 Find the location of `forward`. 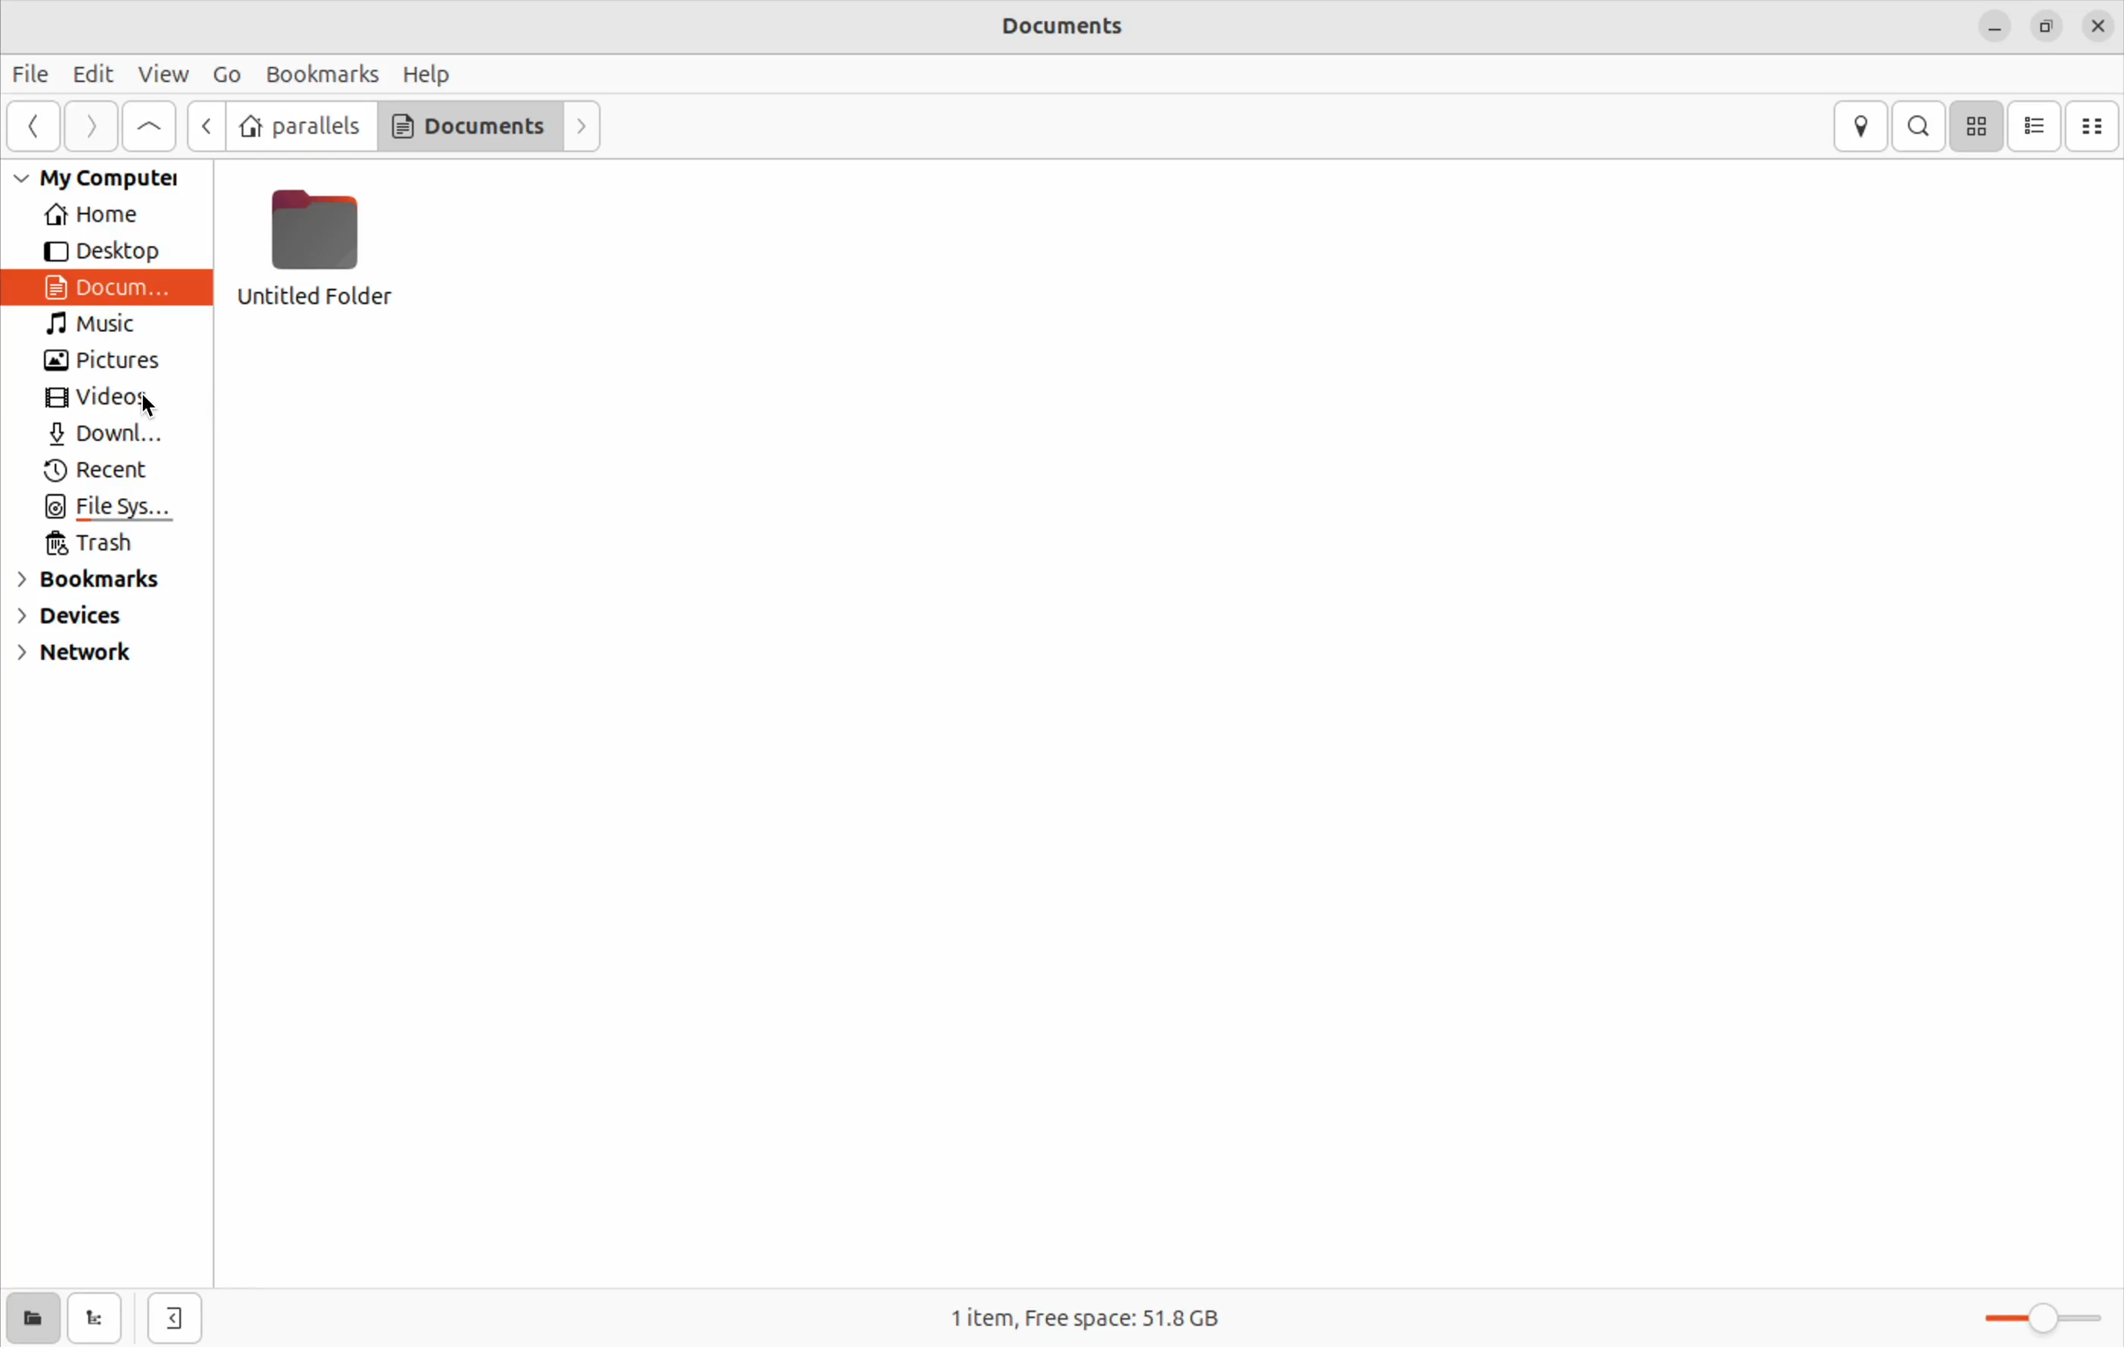

forward is located at coordinates (584, 127).